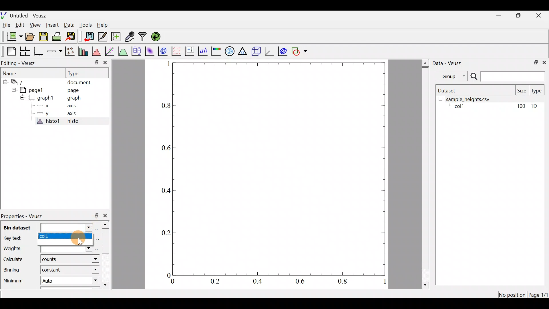  Describe the element at coordinates (165, 191) in the screenshot. I see `0.4` at that location.